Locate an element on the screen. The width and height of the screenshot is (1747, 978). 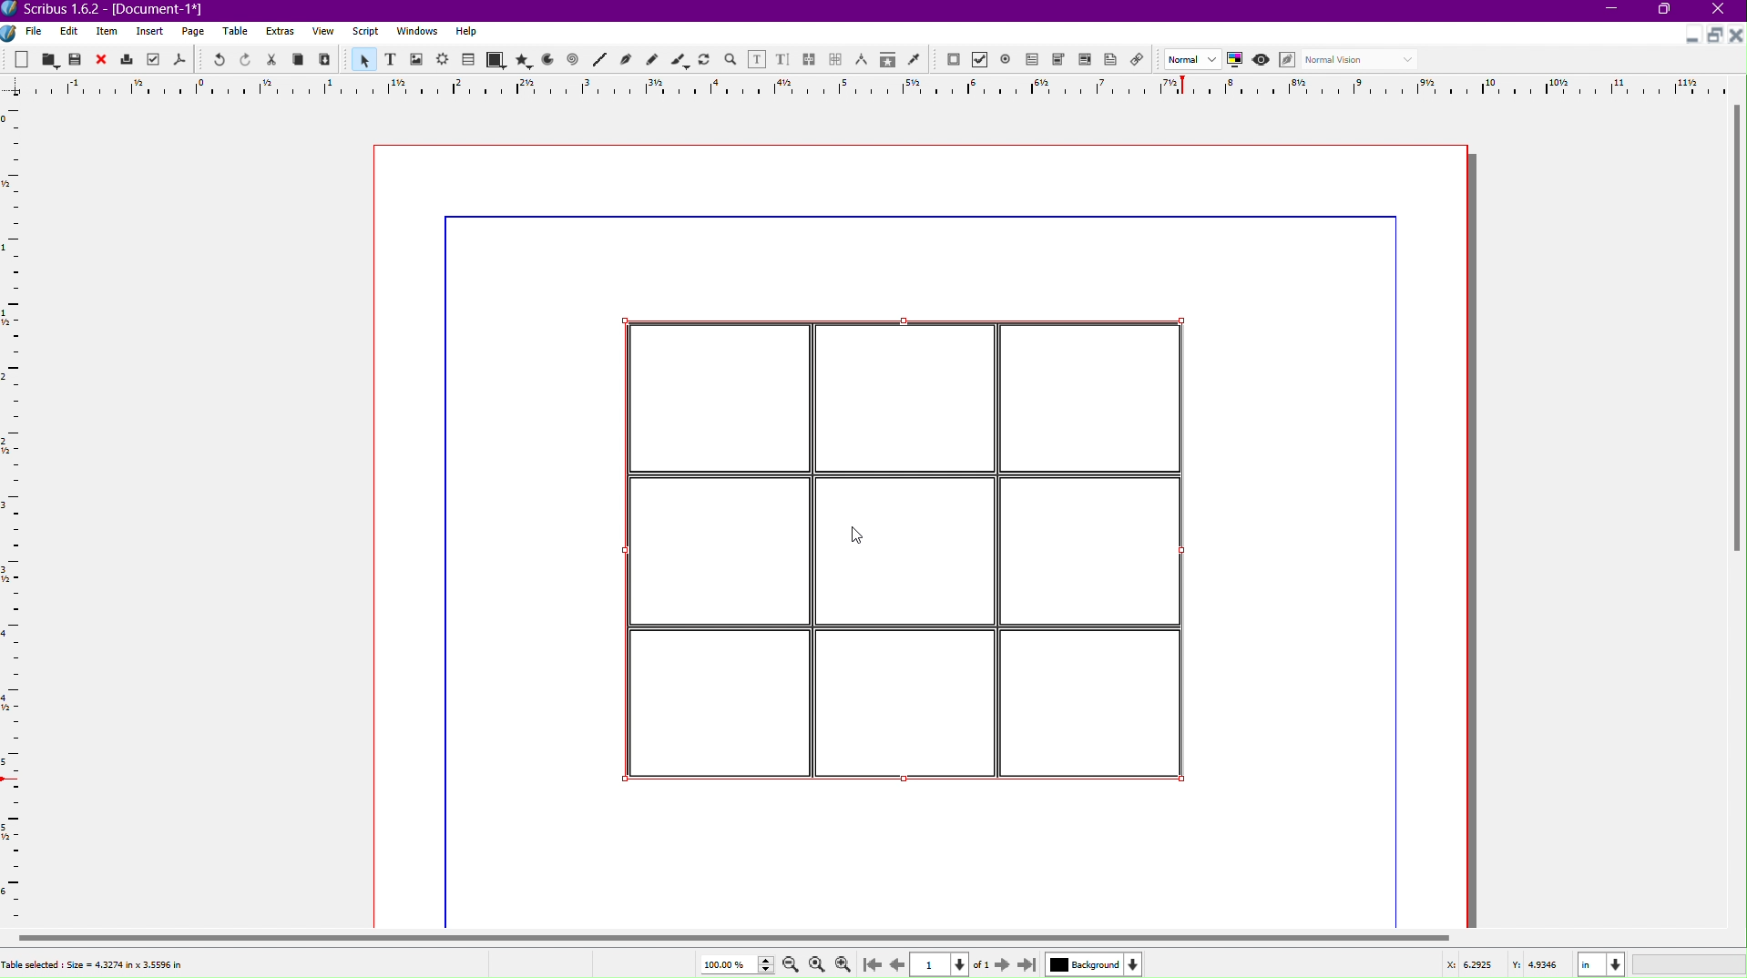
Table is located at coordinates (466, 60).